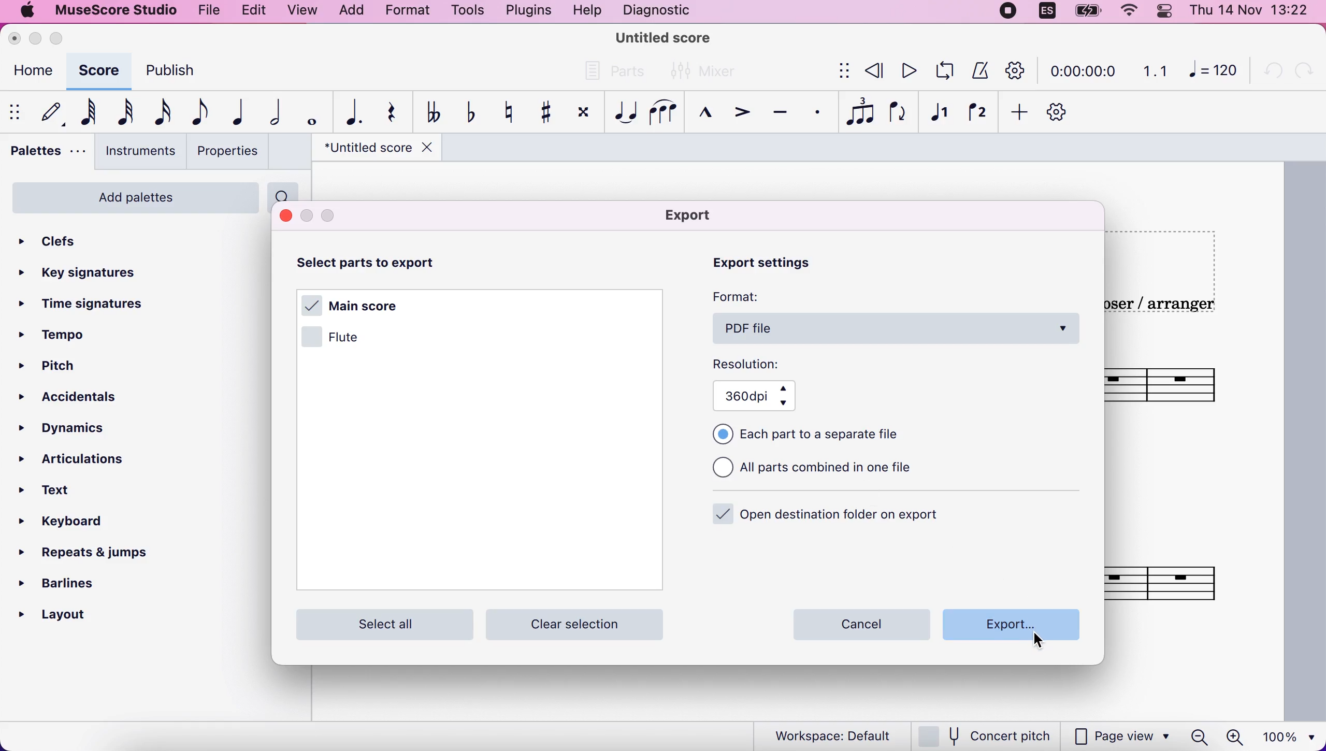 The image size is (1326, 751). I want to click on zoom in, so click(1237, 735).